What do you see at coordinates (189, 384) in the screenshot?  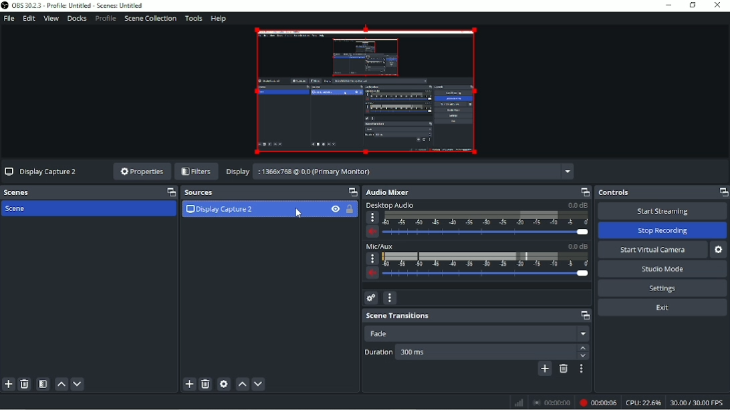 I see `Add source` at bounding box center [189, 384].